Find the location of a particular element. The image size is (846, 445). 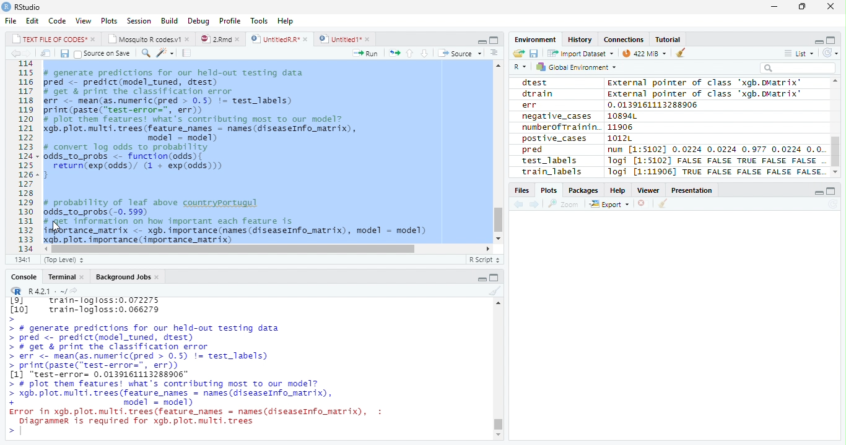

Restore Down is located at coordinates (801, 7).